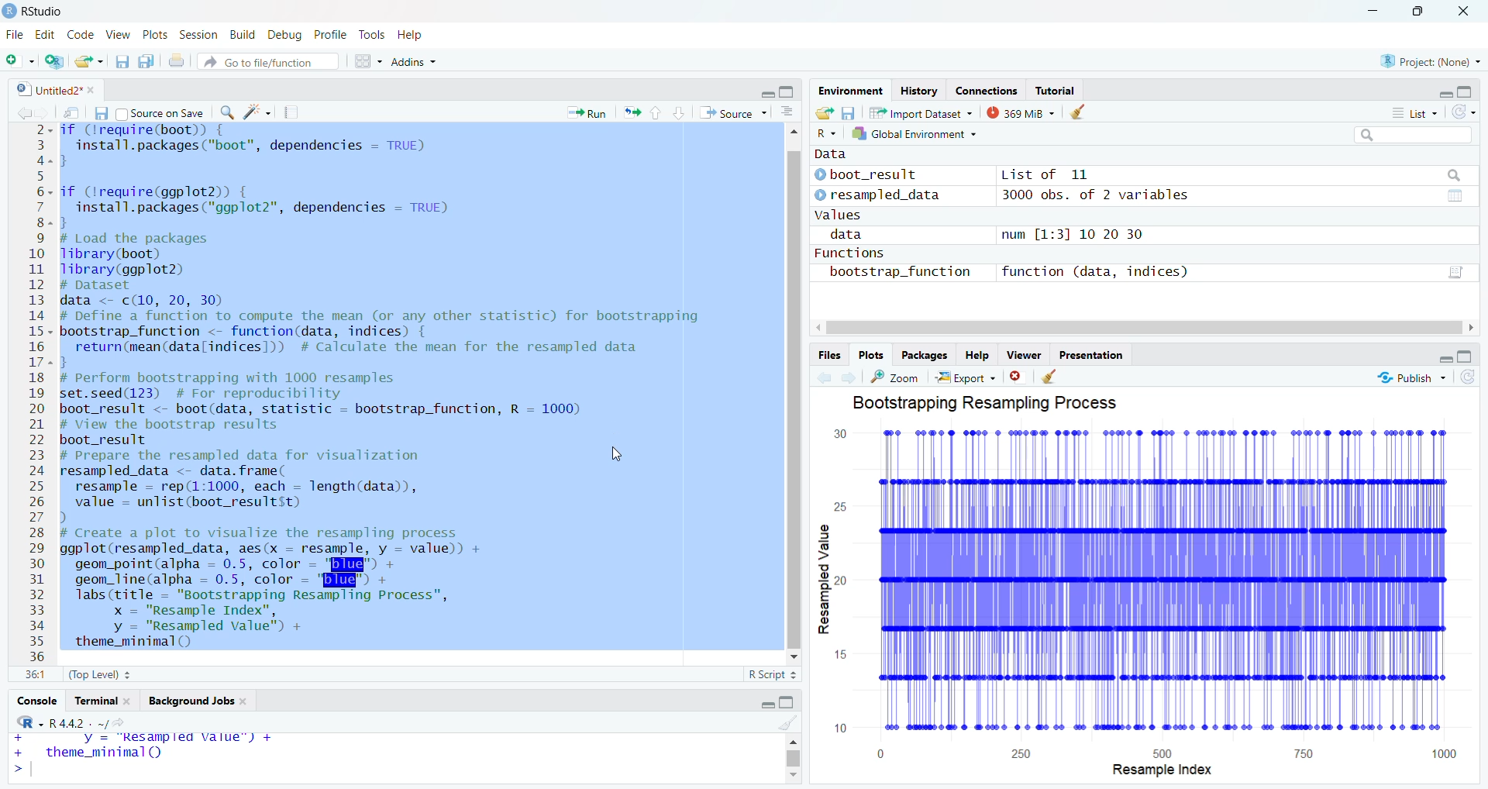 Image resolution: width=1488 pixels, height=789 pixels. I want to click on go back, so click(824, 377).